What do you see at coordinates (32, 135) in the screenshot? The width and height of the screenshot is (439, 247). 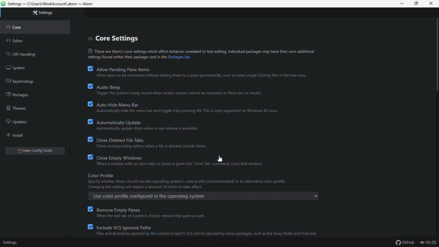 I see `install` at bounding box center [32, 135].